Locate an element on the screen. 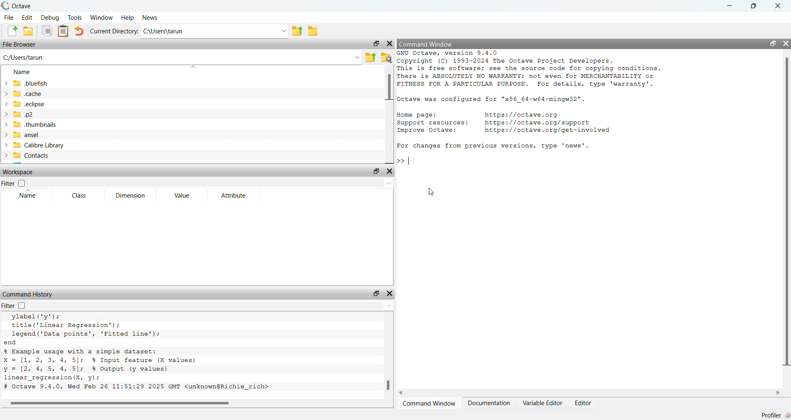  enter the path or filename is located at coordinates (180, 58).